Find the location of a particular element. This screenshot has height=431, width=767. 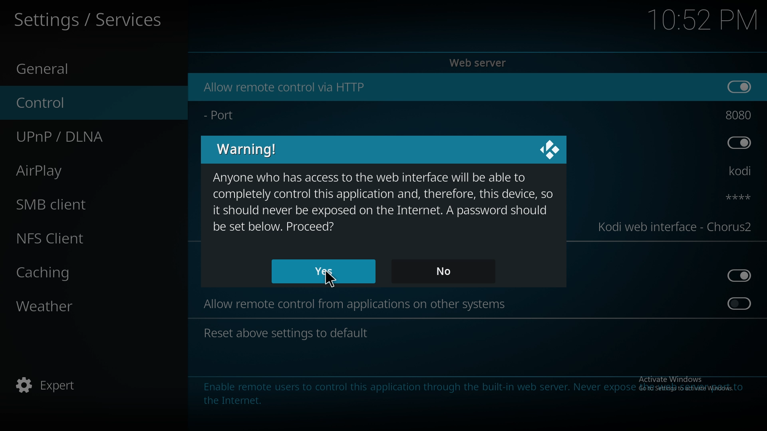

caching is located at coordinates (81, 271).